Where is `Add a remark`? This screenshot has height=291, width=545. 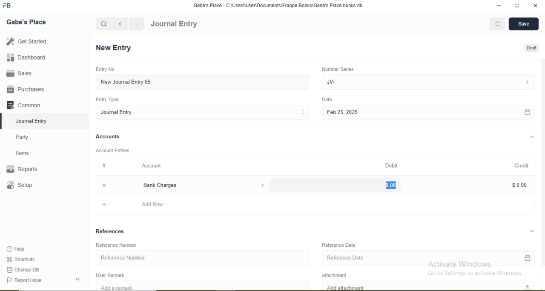
Add a remark is located at coordinates (203, 285).